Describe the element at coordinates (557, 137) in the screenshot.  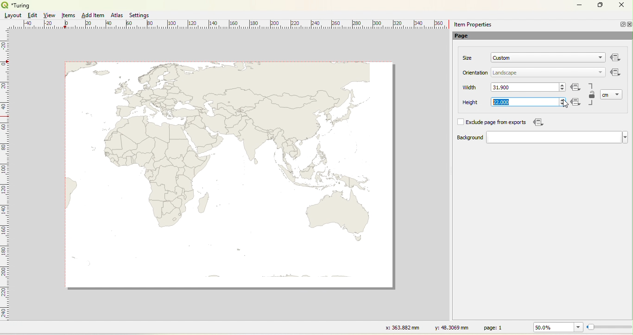
I see `dropdown` at that location.